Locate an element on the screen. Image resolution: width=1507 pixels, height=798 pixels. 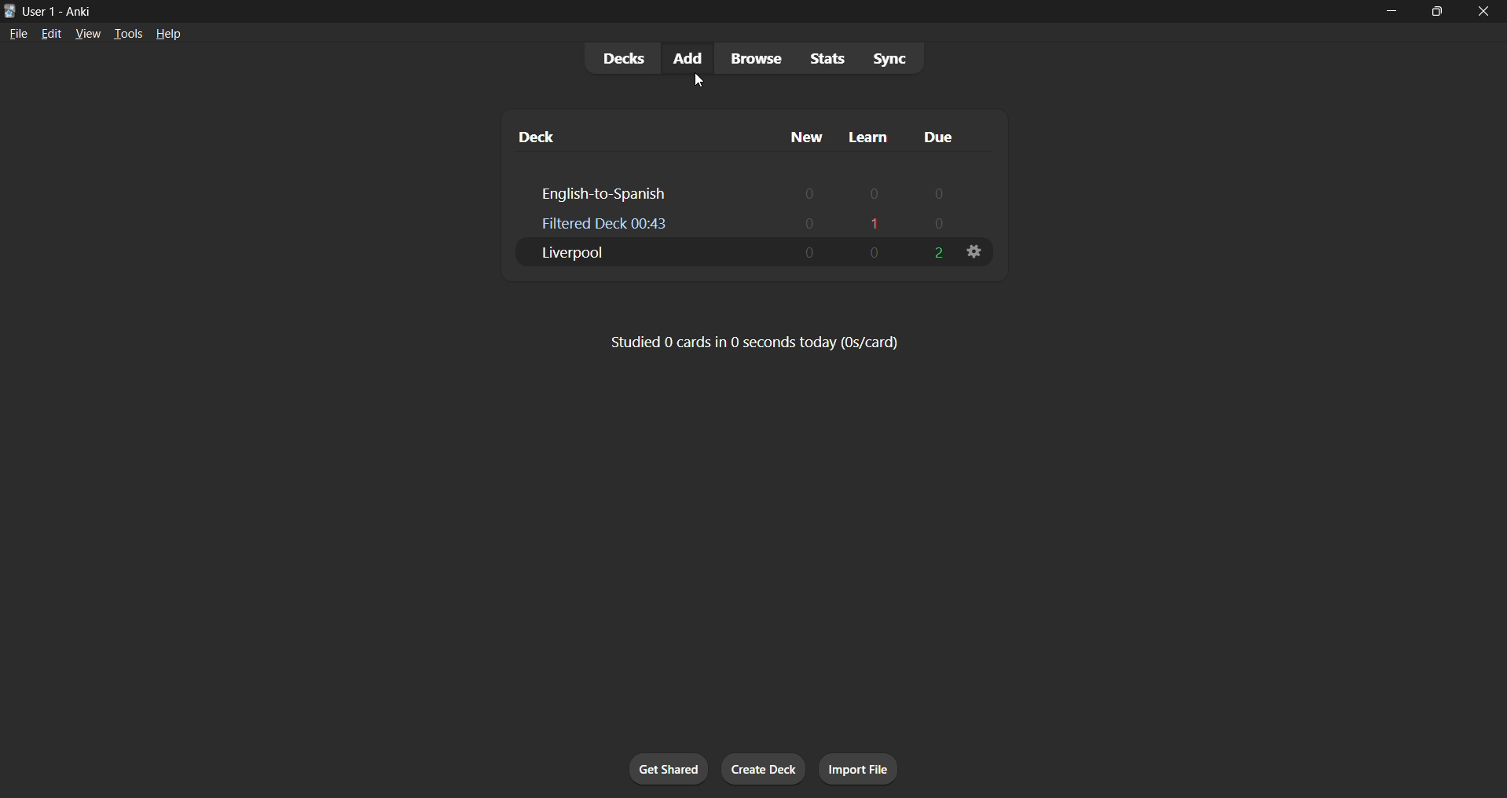
browse is located at coordinates (750, 57).